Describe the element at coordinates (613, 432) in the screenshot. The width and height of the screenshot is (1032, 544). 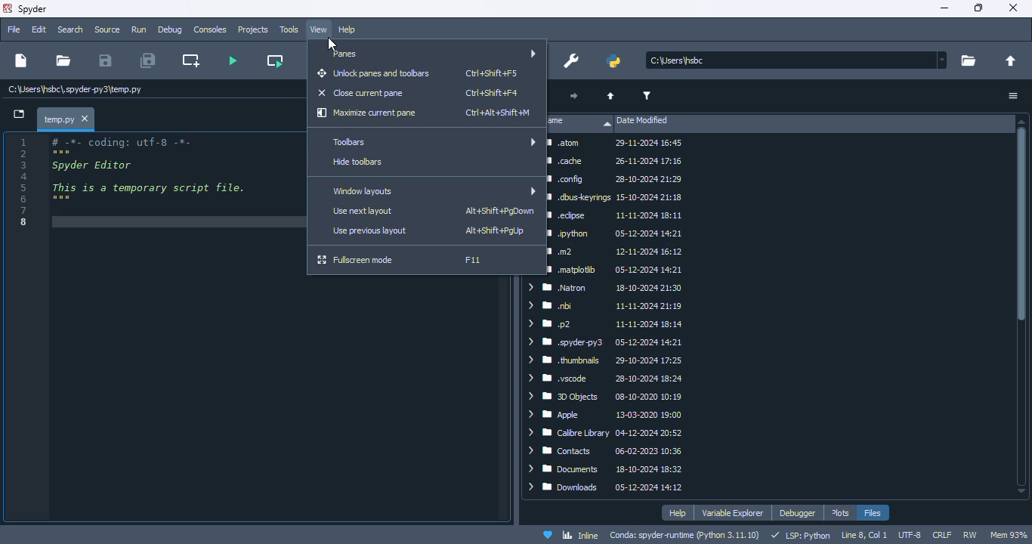
I see `Calibre Library` at that location.